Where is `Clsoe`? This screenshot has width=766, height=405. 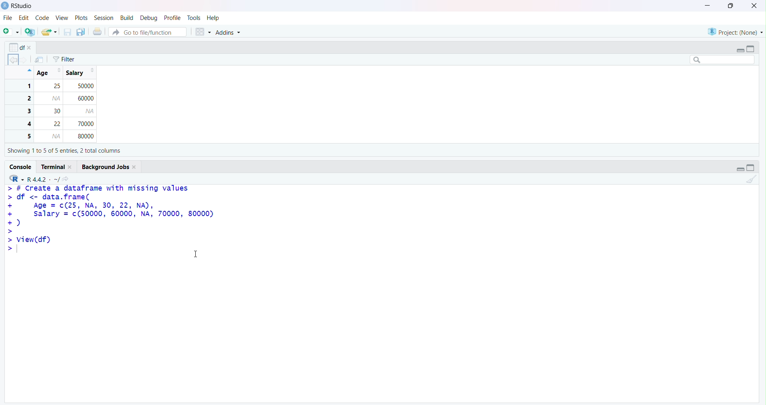
Clsoe is located at coordinates (754, 6).